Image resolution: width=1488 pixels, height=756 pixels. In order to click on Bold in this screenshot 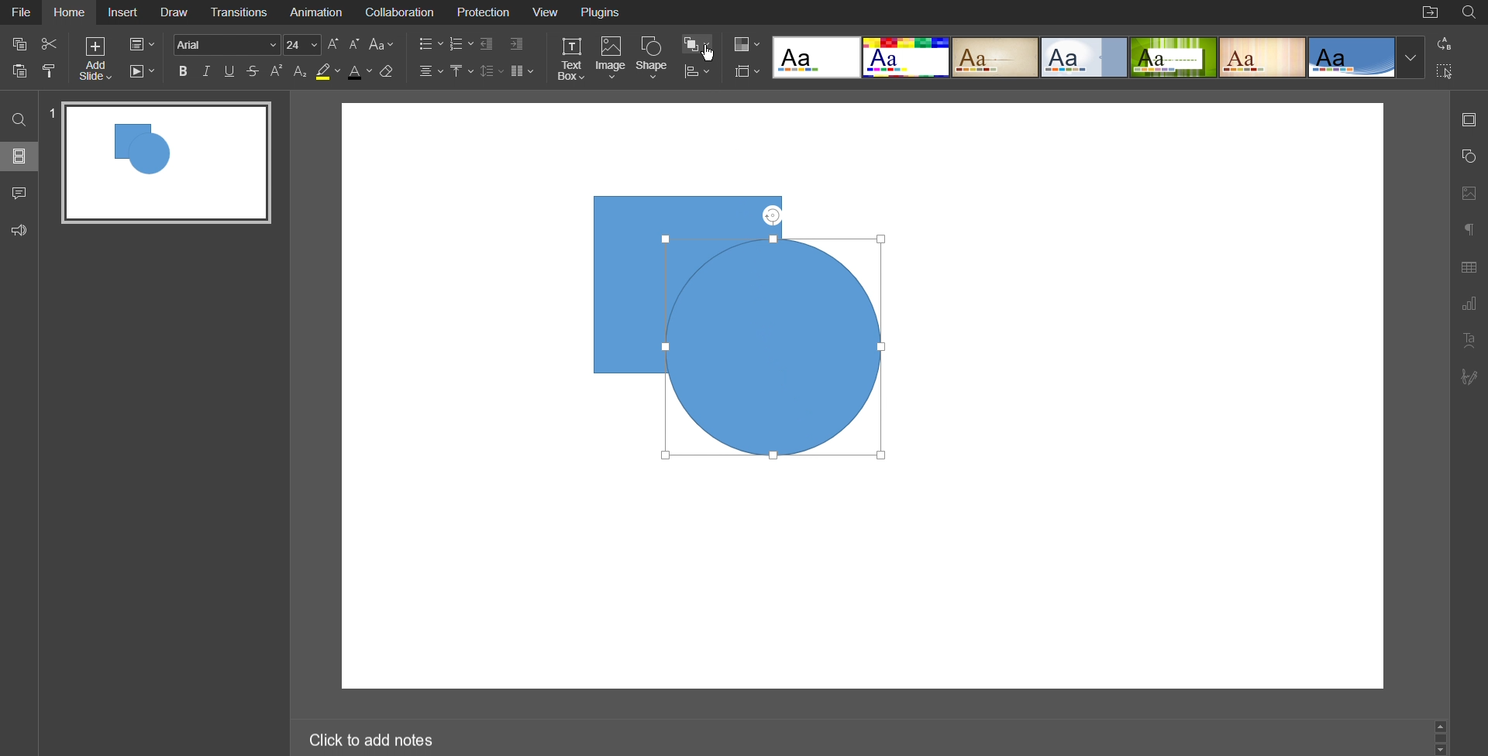, I will do `click(184, 72)`.